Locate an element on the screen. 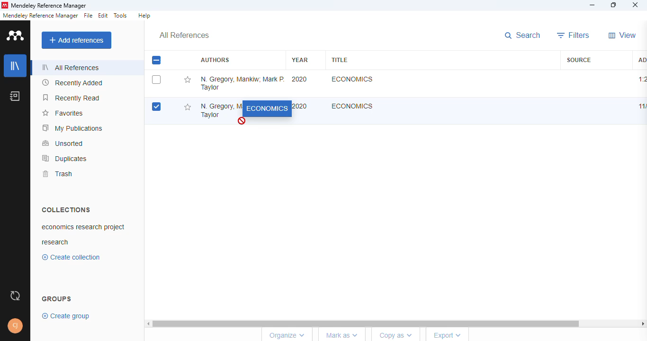  mark as is located at coordinates (342, 336).